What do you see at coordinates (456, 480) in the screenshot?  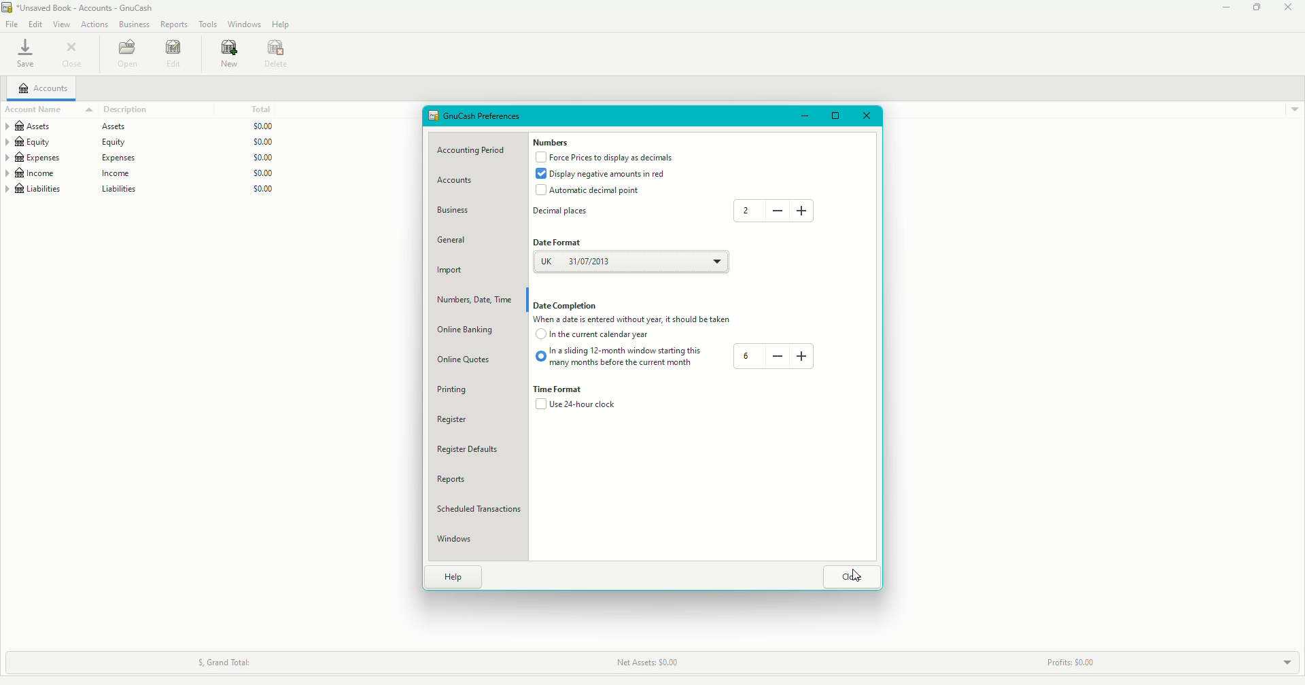 I see `Reports` at bounding box center [456, 480].